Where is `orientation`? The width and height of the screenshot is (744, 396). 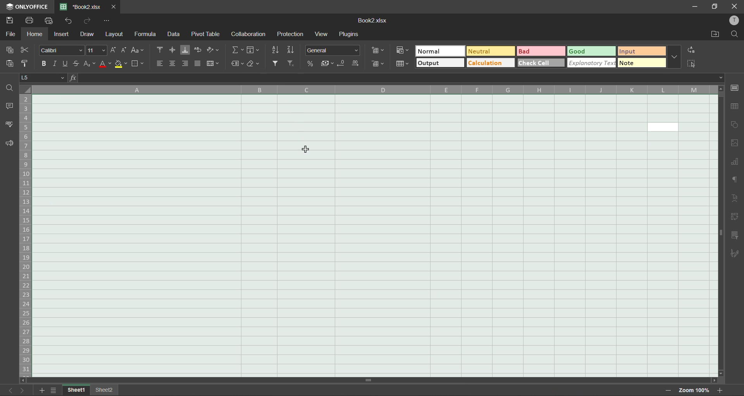 orientation is located at coordinates (214, 51).